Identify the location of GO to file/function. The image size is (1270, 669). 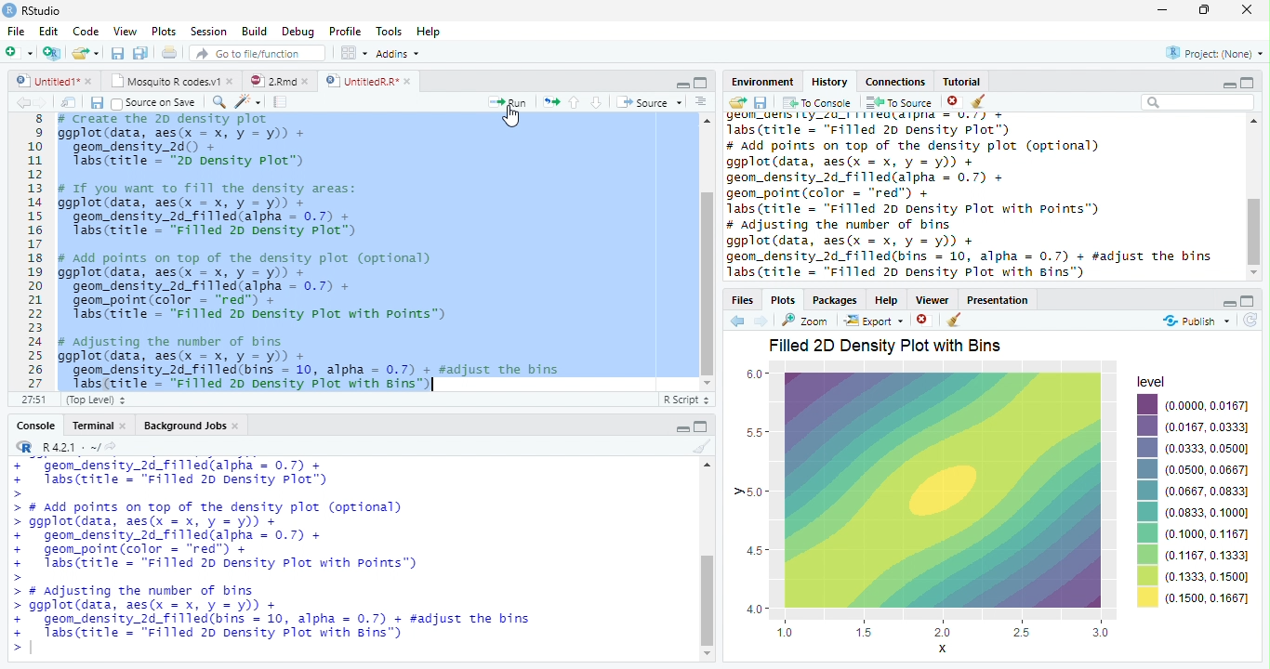
(254, 53).